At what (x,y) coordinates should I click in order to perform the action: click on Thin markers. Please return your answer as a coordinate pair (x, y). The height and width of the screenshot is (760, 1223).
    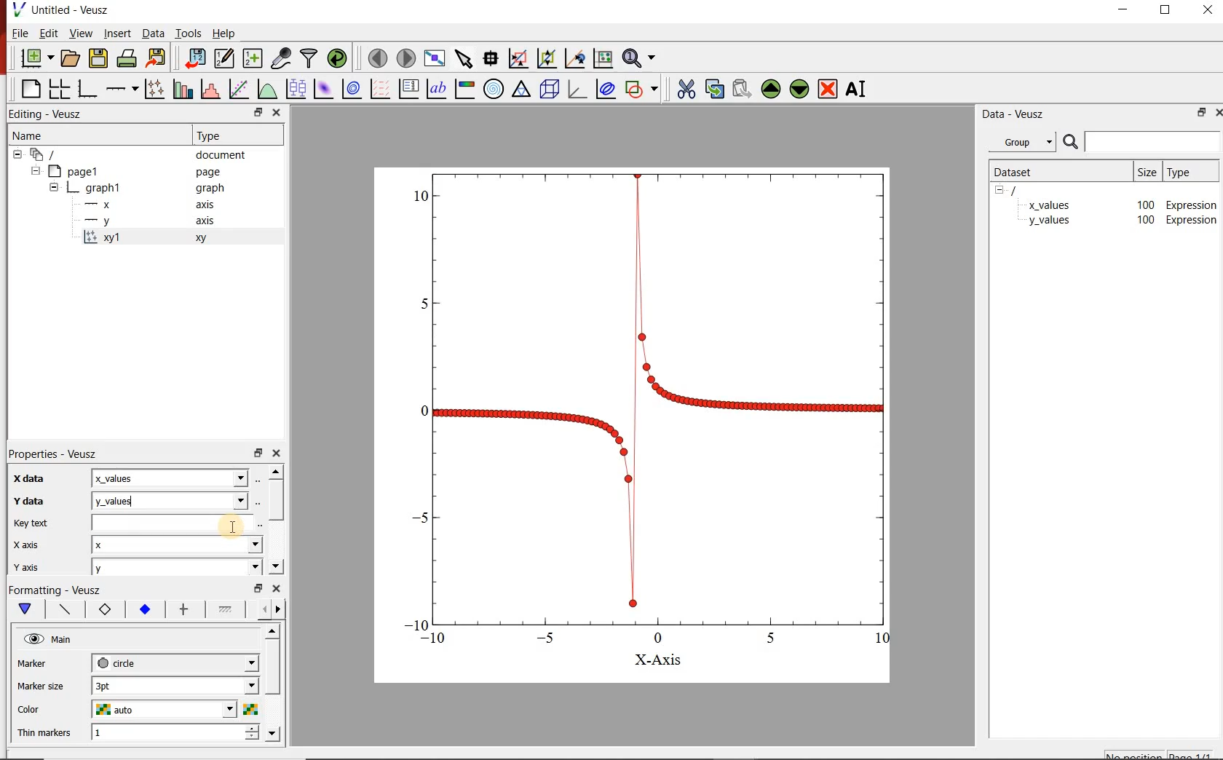
    Looking at the image, I should click on (44, 733).